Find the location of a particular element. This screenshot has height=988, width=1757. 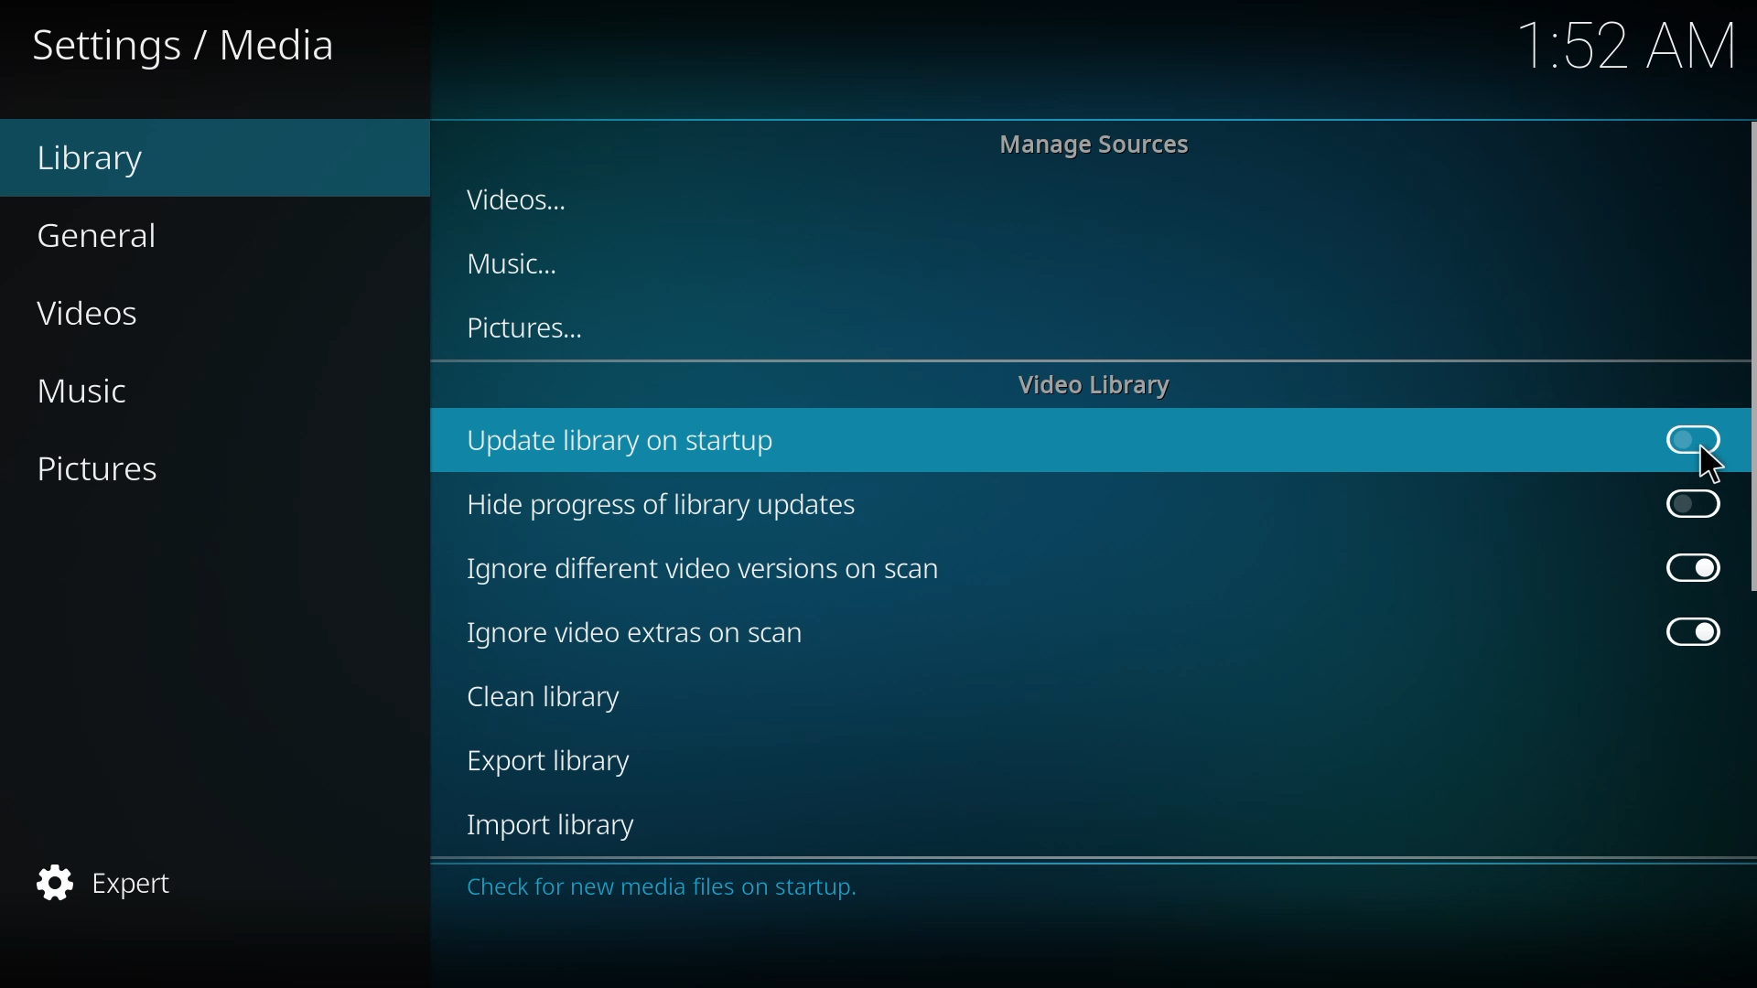

export library is located at coordinates (555, 762).